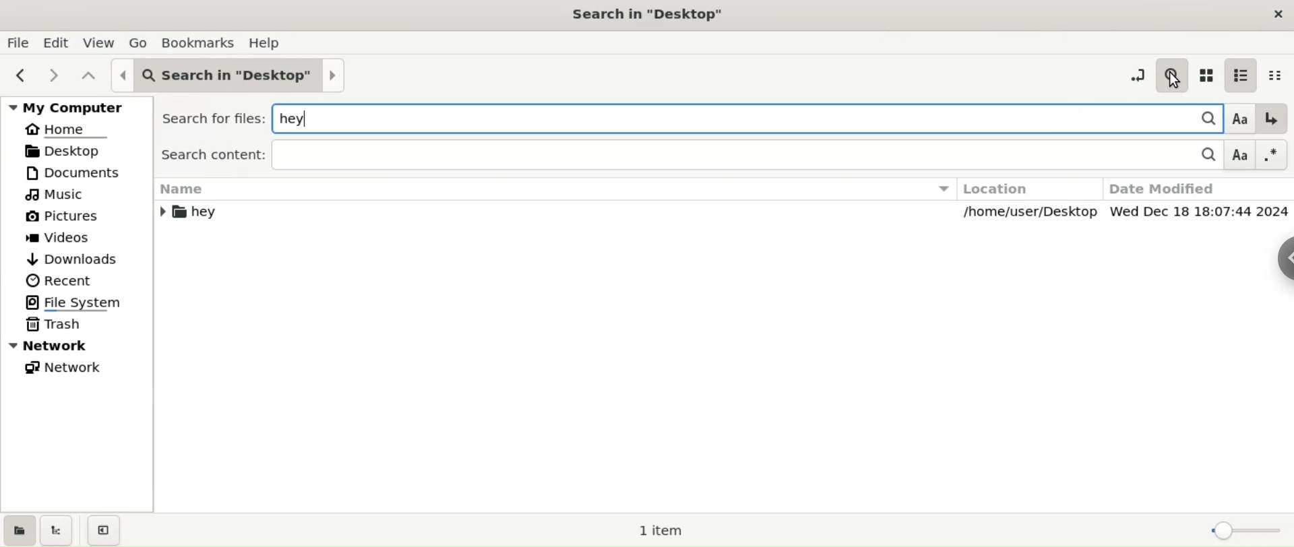  I want to click on user, so click(151, 75).